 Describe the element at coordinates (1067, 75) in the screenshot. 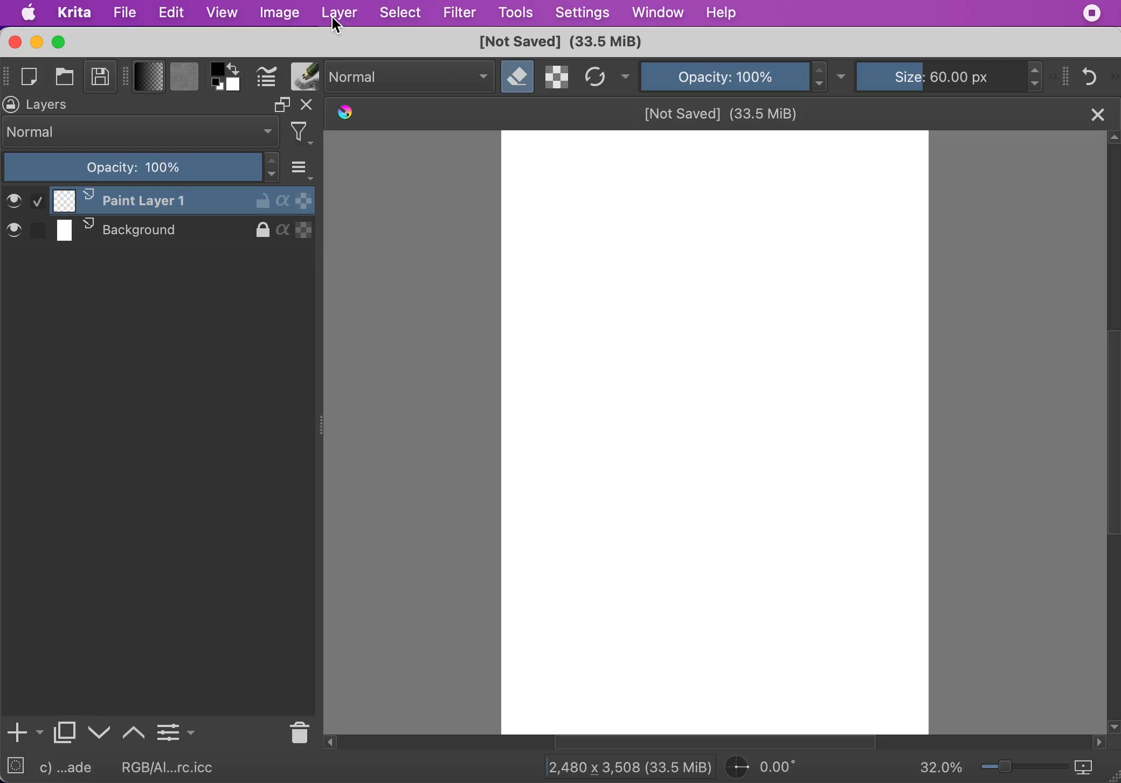

I see `show/hide panel` at that location.